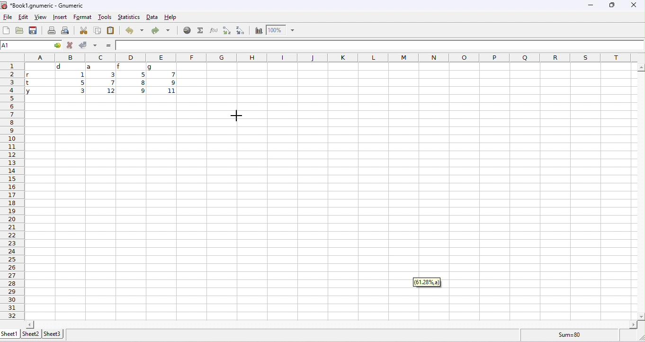  I want to click on Book1.gnumeric - Gnumeric, so click(44, 5).